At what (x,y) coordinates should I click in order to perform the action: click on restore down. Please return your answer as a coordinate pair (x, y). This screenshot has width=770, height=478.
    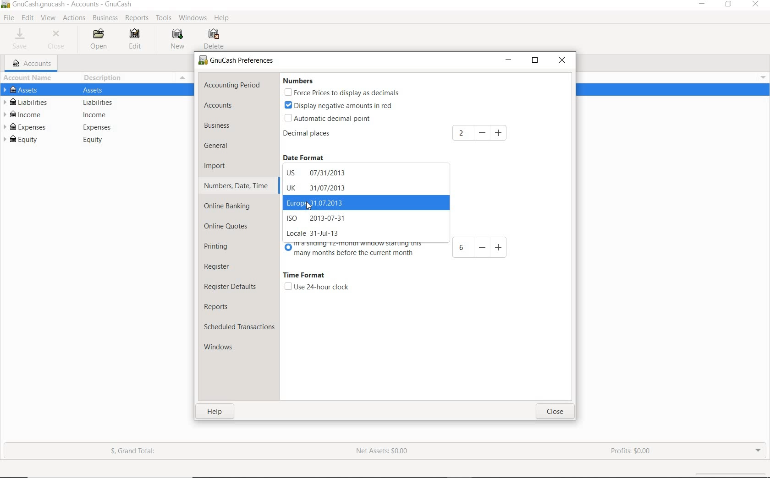
    Looking at the image, I should click on (537, 62).